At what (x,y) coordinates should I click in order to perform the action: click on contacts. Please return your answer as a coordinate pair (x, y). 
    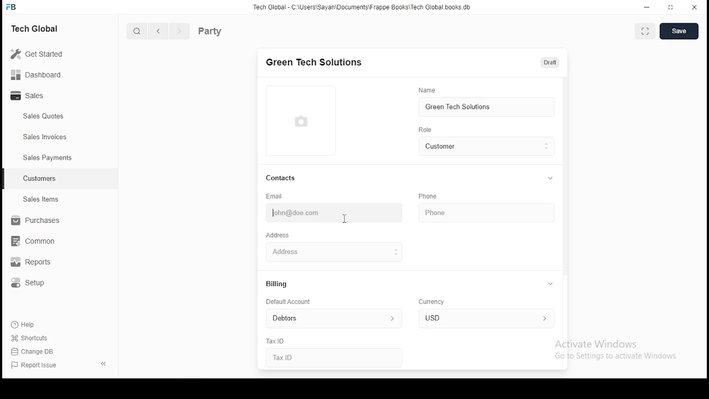
    Looking at the image, I should click on (281, 178).